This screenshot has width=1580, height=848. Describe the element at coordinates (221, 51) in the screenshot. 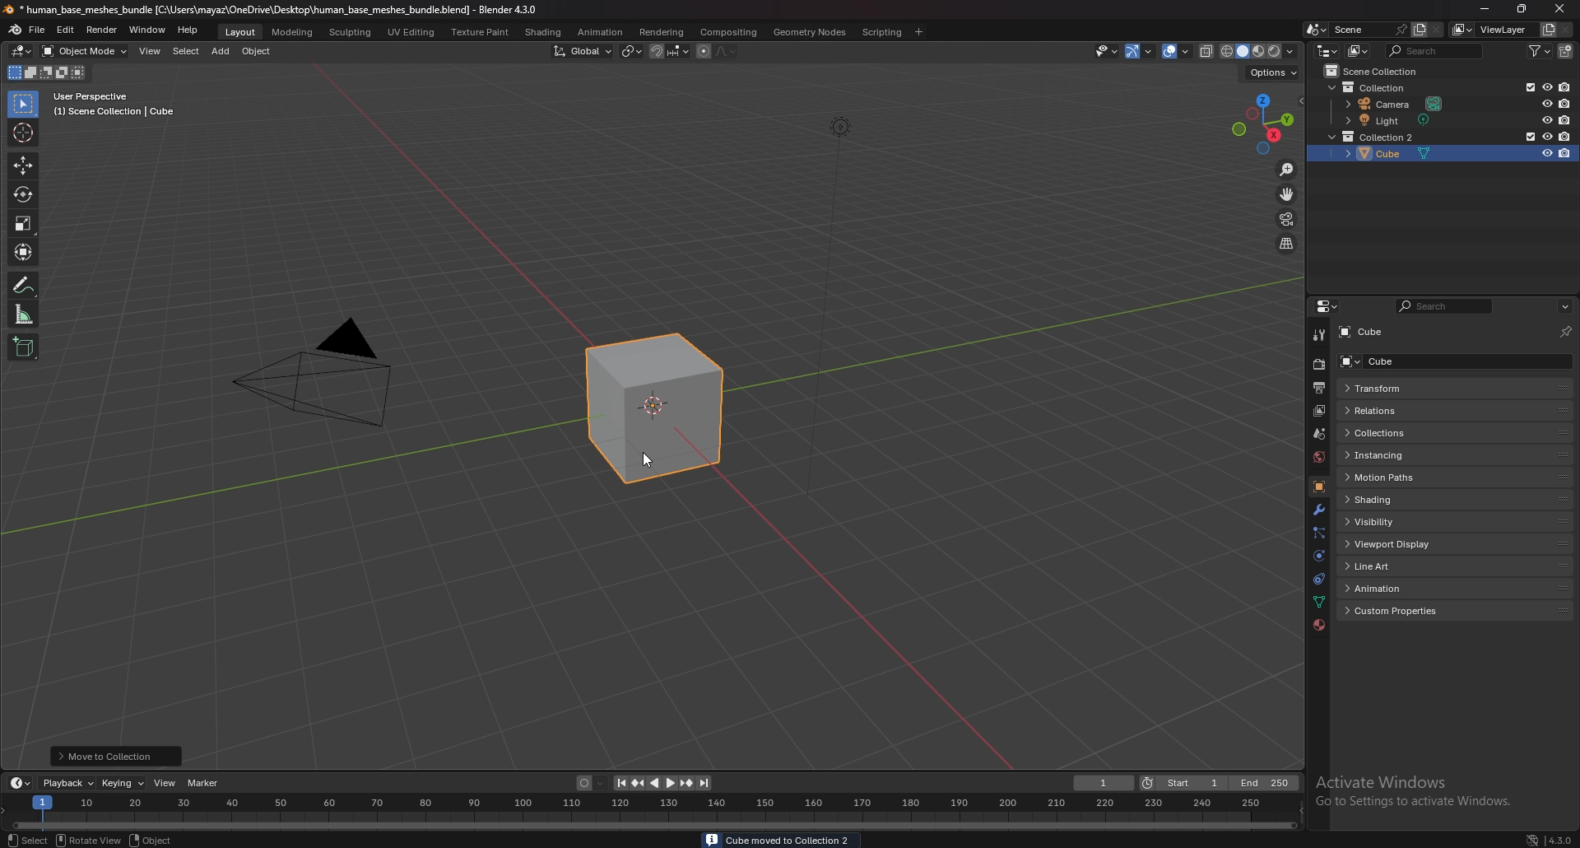

I see `add` at that location.